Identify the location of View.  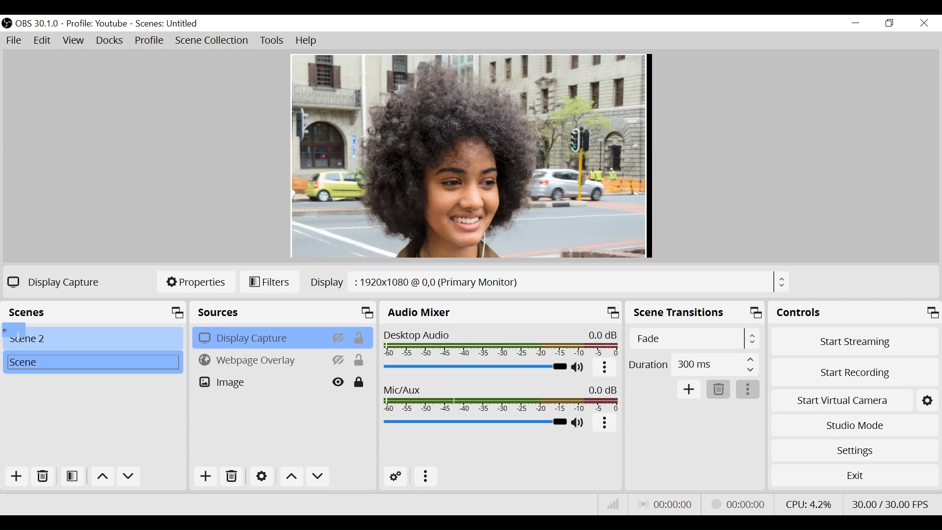
(74, 41).